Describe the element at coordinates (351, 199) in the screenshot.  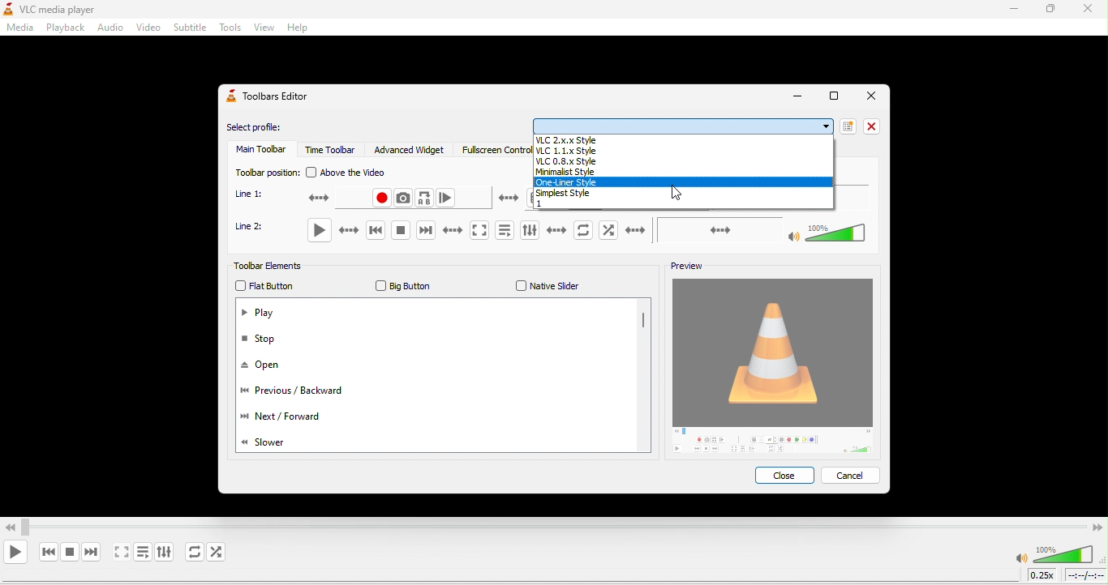
I see `record` at that location.